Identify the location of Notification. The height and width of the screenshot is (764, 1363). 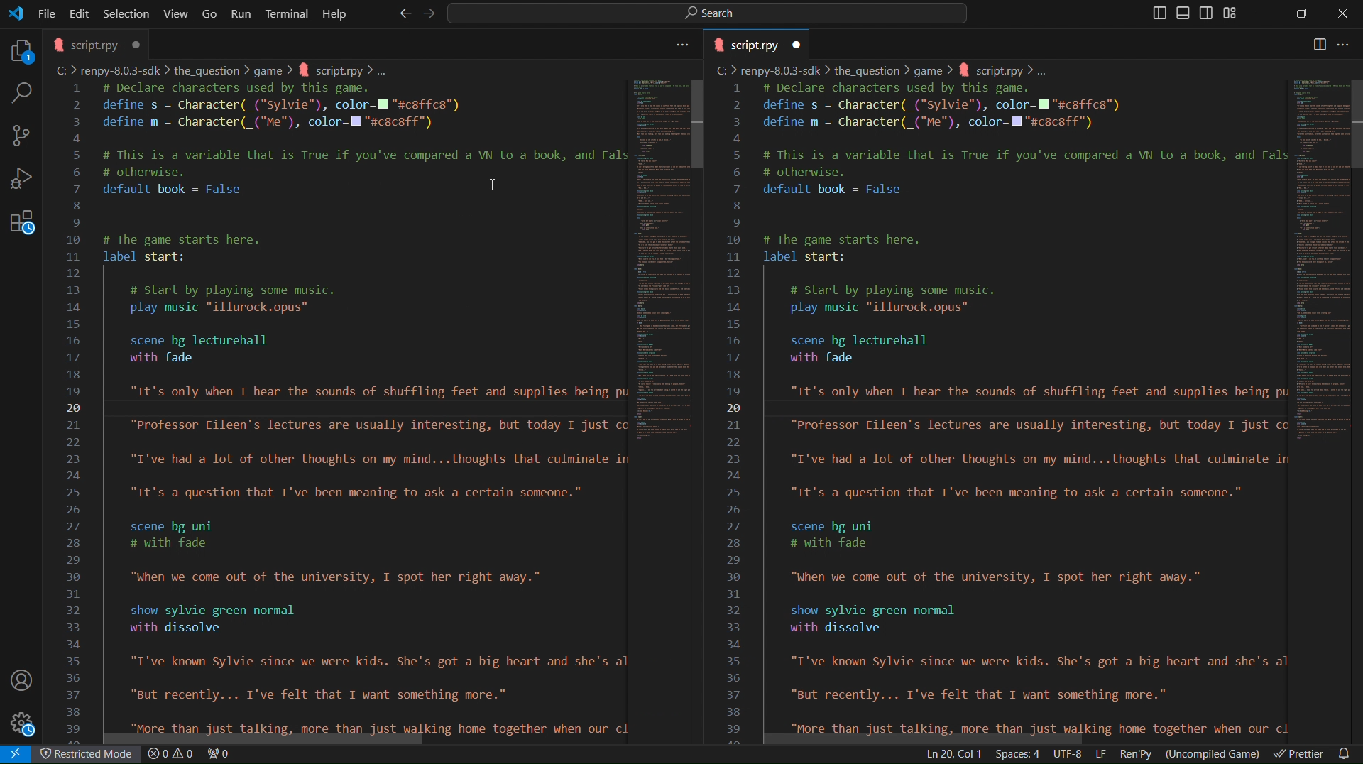
(1347, 753).